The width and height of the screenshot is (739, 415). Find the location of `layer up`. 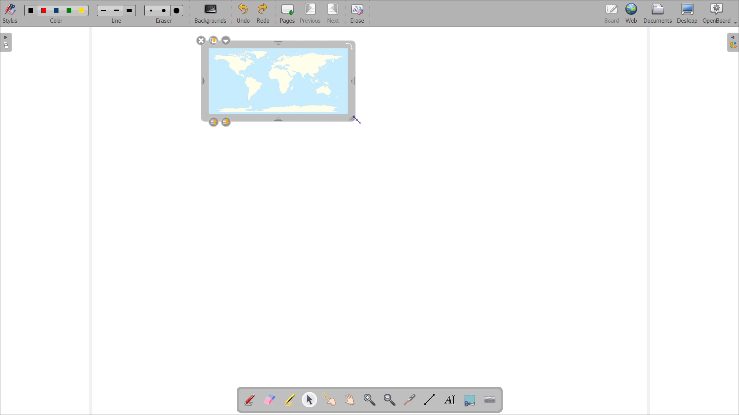

layer up is located at coordinates (213, 122).